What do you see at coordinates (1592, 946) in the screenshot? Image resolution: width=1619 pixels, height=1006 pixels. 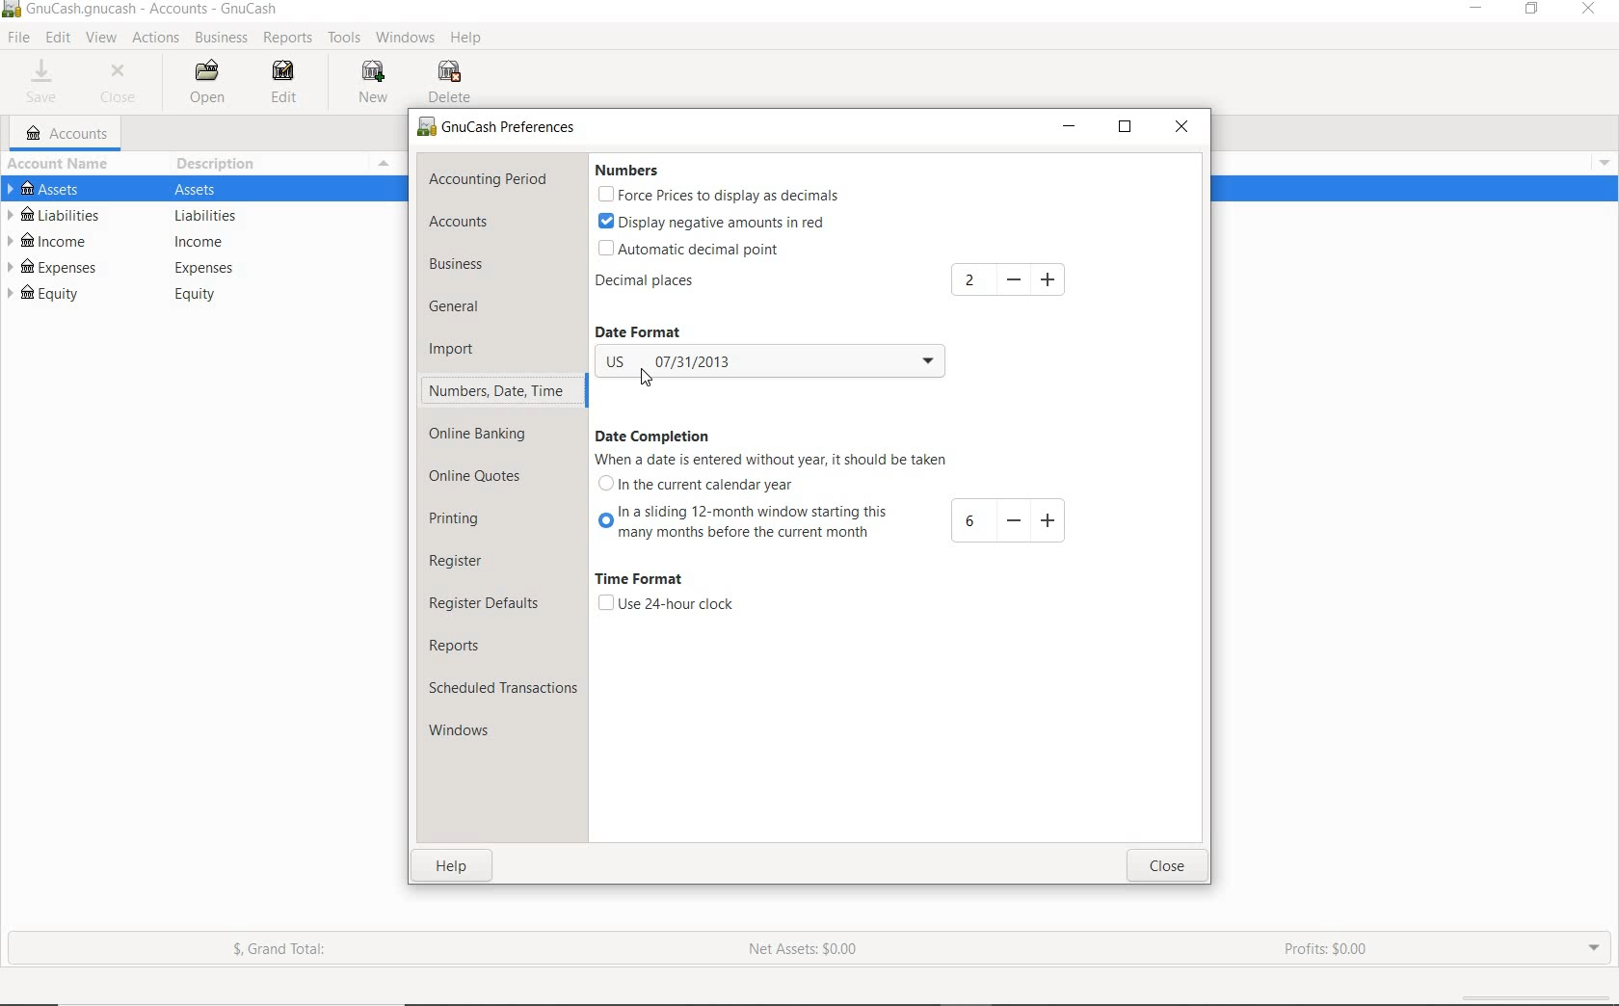 I see `EXPAND` at bounding box center [1592, 946].